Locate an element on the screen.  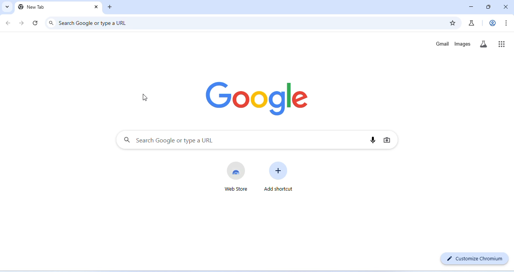
search google or type a URL is located at coordinates (94, 23).